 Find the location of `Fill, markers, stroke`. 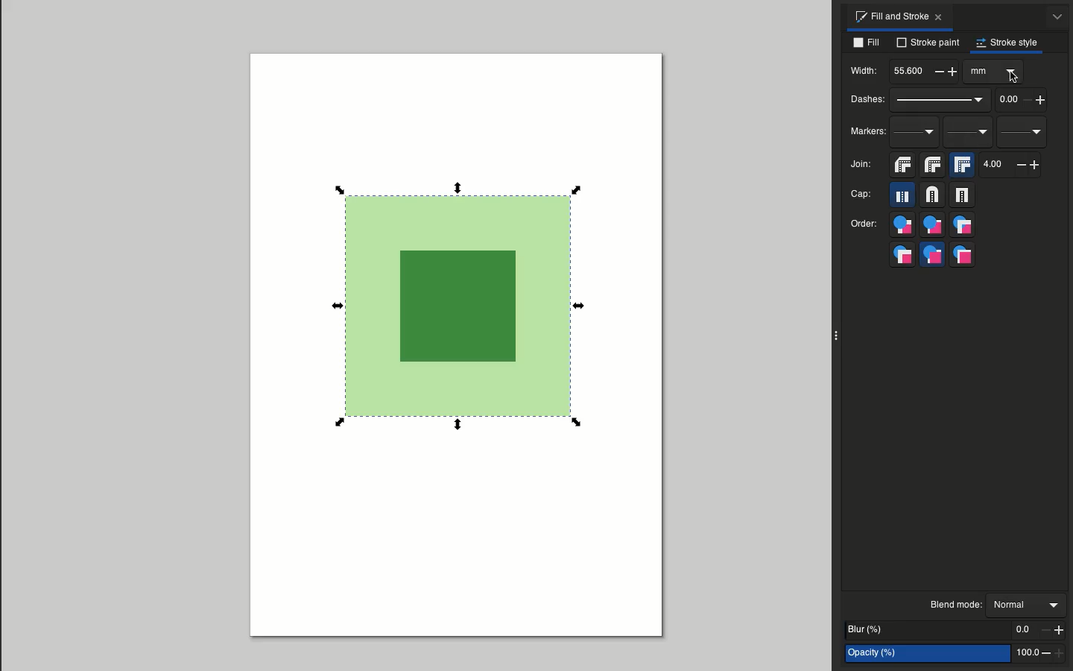

Fill, markers, stroke is located at coordinates (963, 226).